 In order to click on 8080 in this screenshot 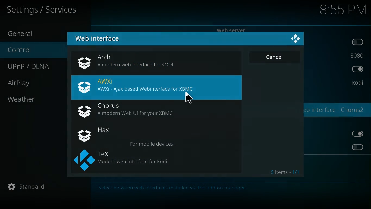, I will do `click(357, 55)`.